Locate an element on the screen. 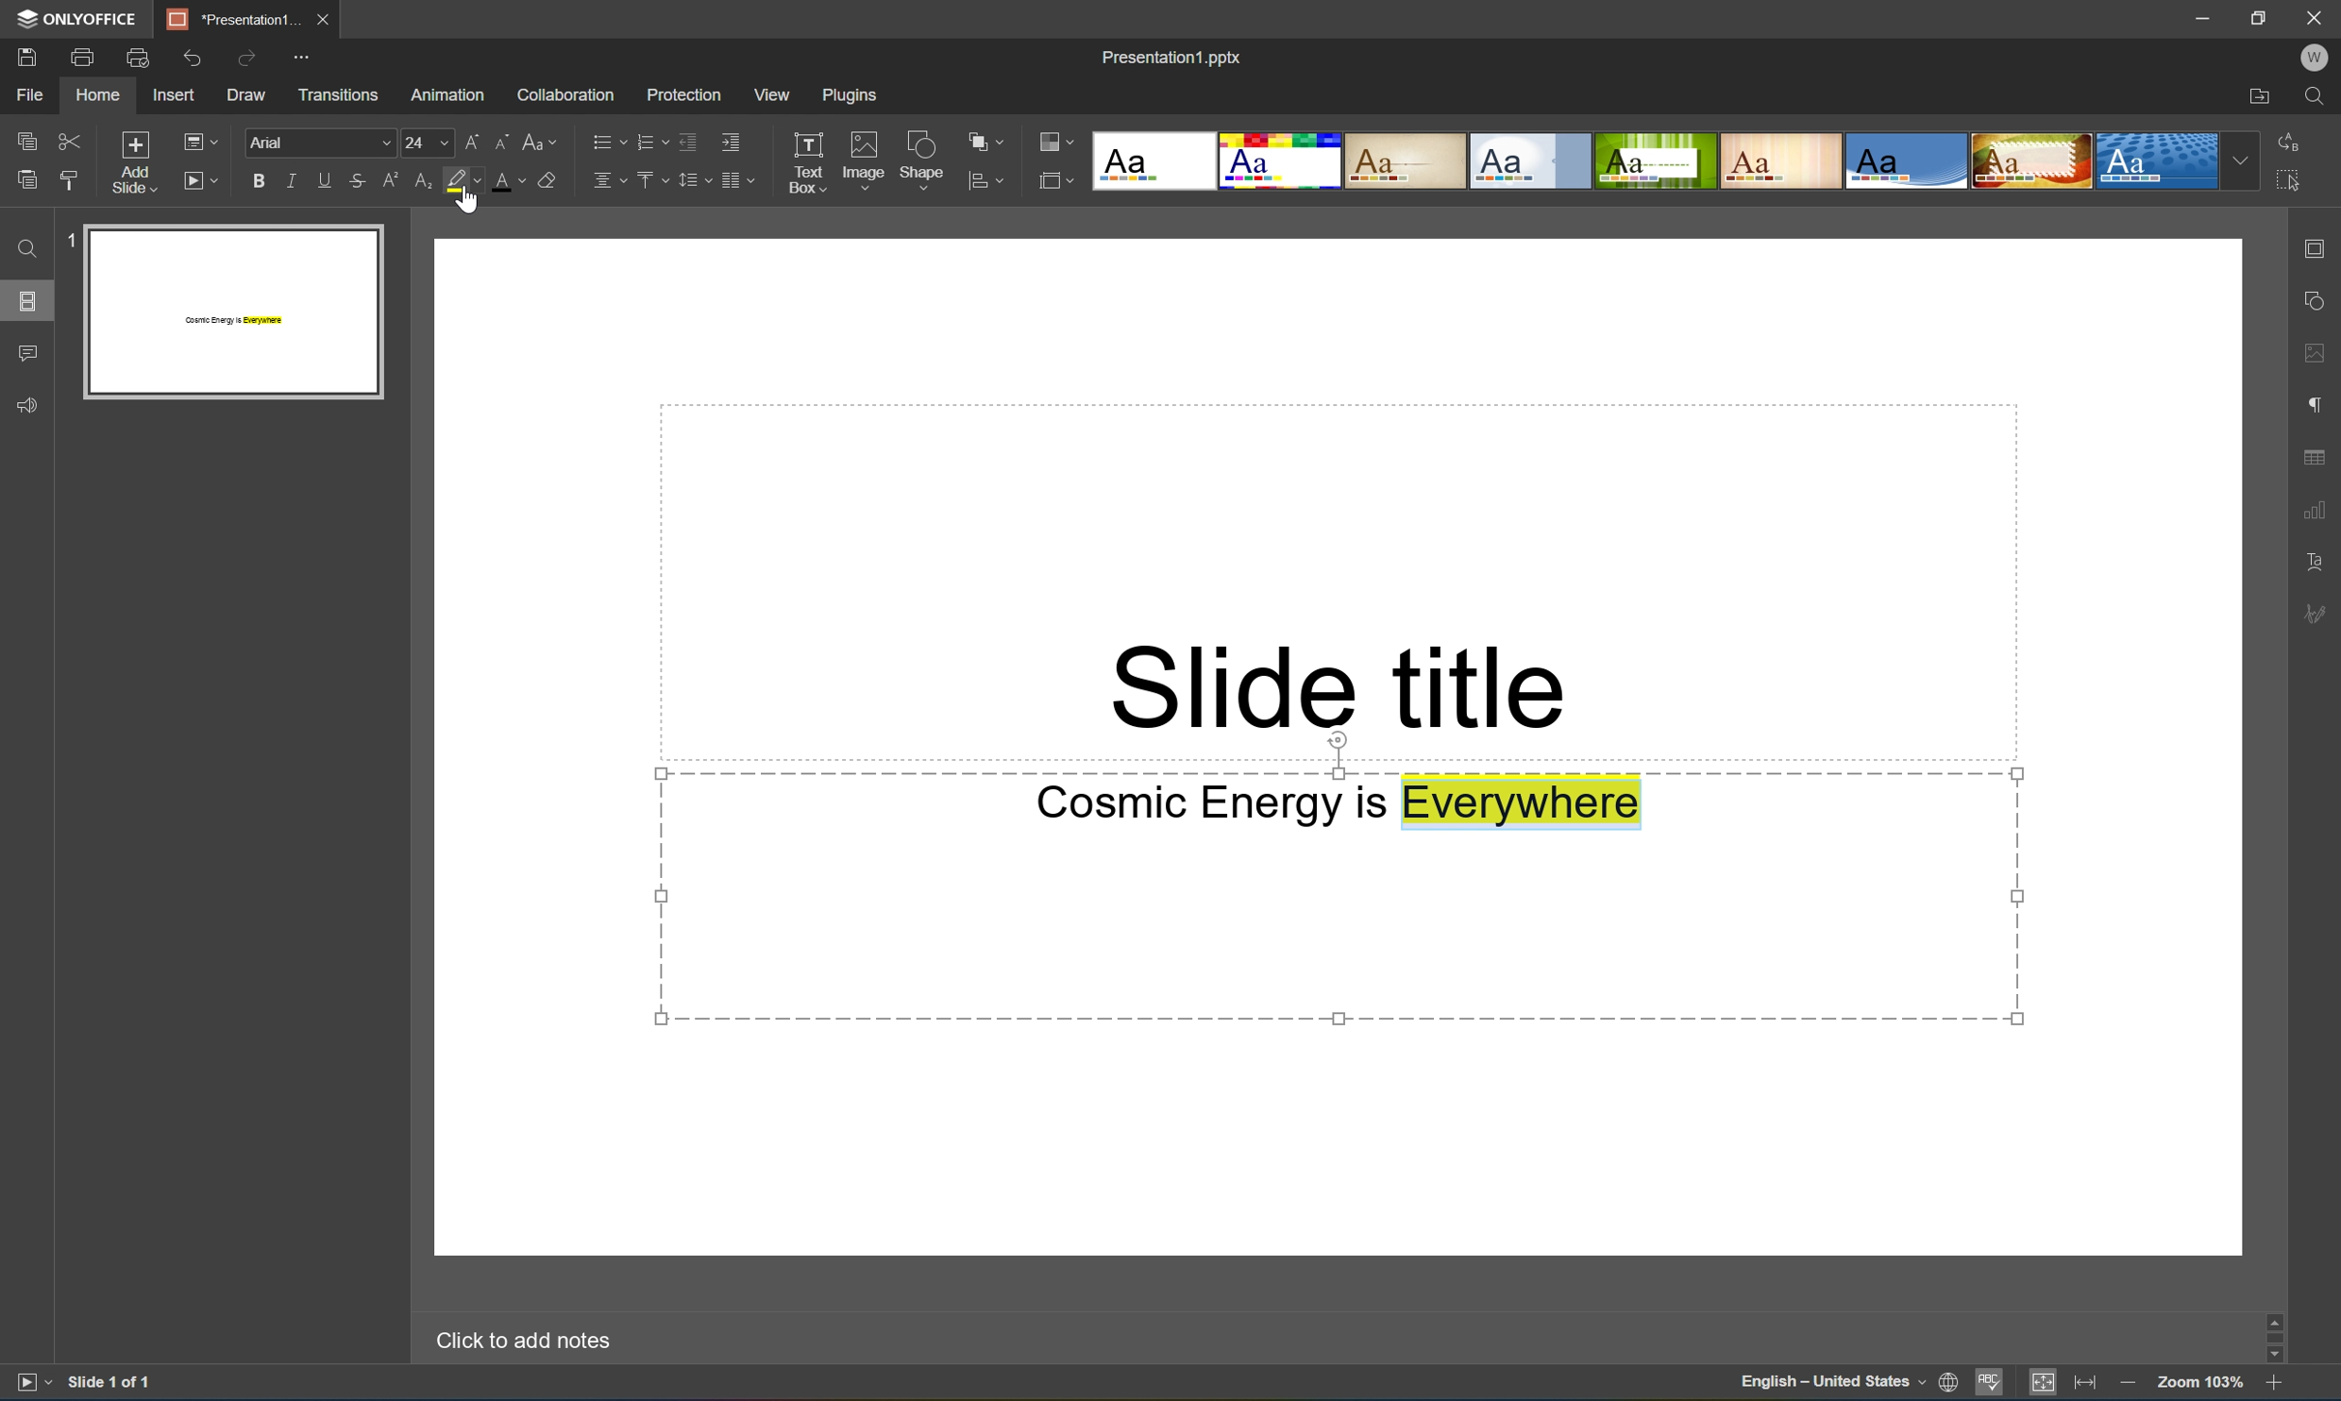 Image resolution: width=2341 pixels, height=1401 pixels. Start layout is located at coordinates (199, 179).